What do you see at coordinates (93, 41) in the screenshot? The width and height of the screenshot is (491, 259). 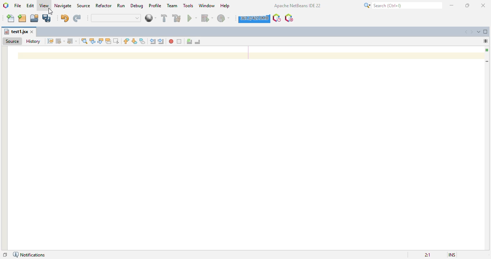 I see `find previous occurrence` at bounding box center [93, 41].